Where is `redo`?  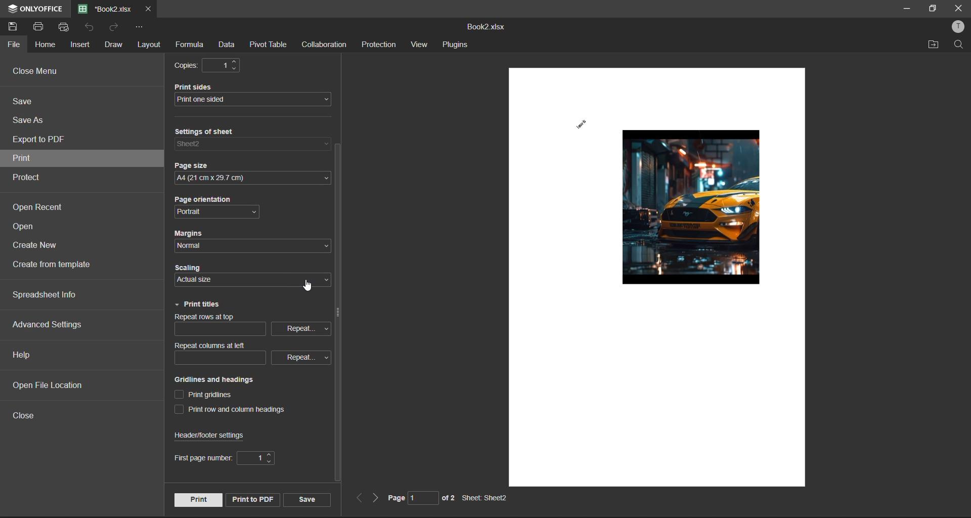 redo is located at coordinates (115, 27).